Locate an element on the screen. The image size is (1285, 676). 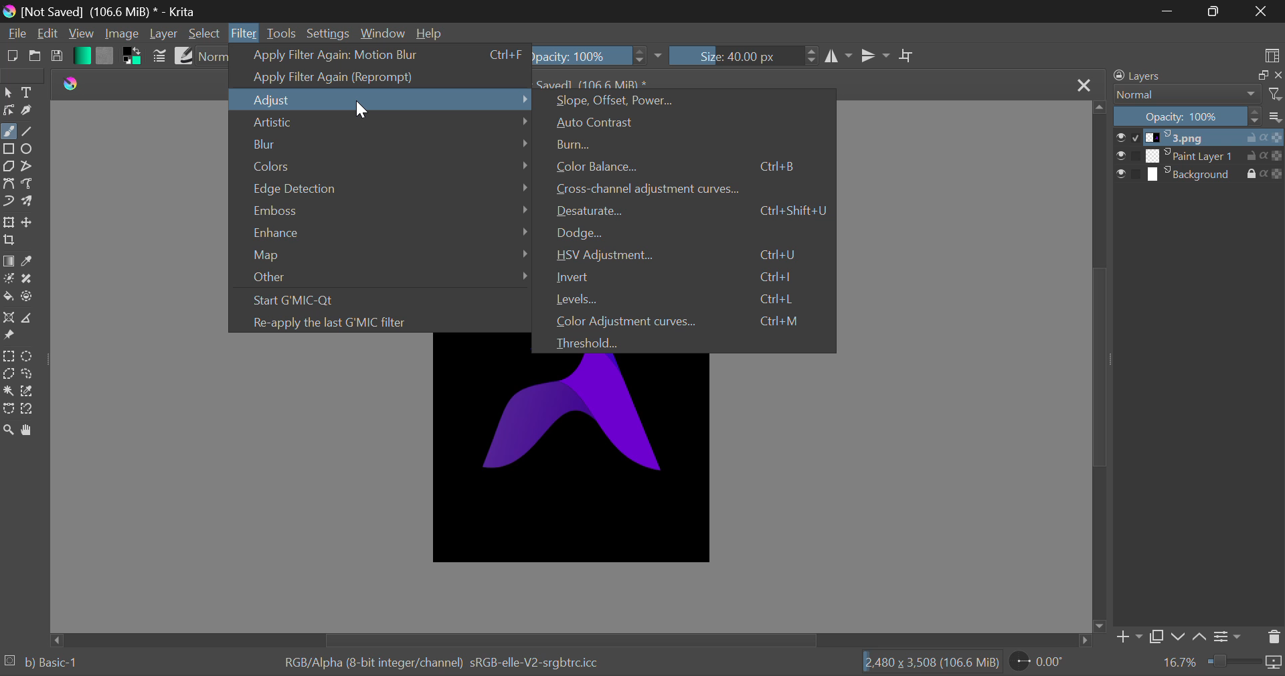
Window is located at coordinates (383, 33).